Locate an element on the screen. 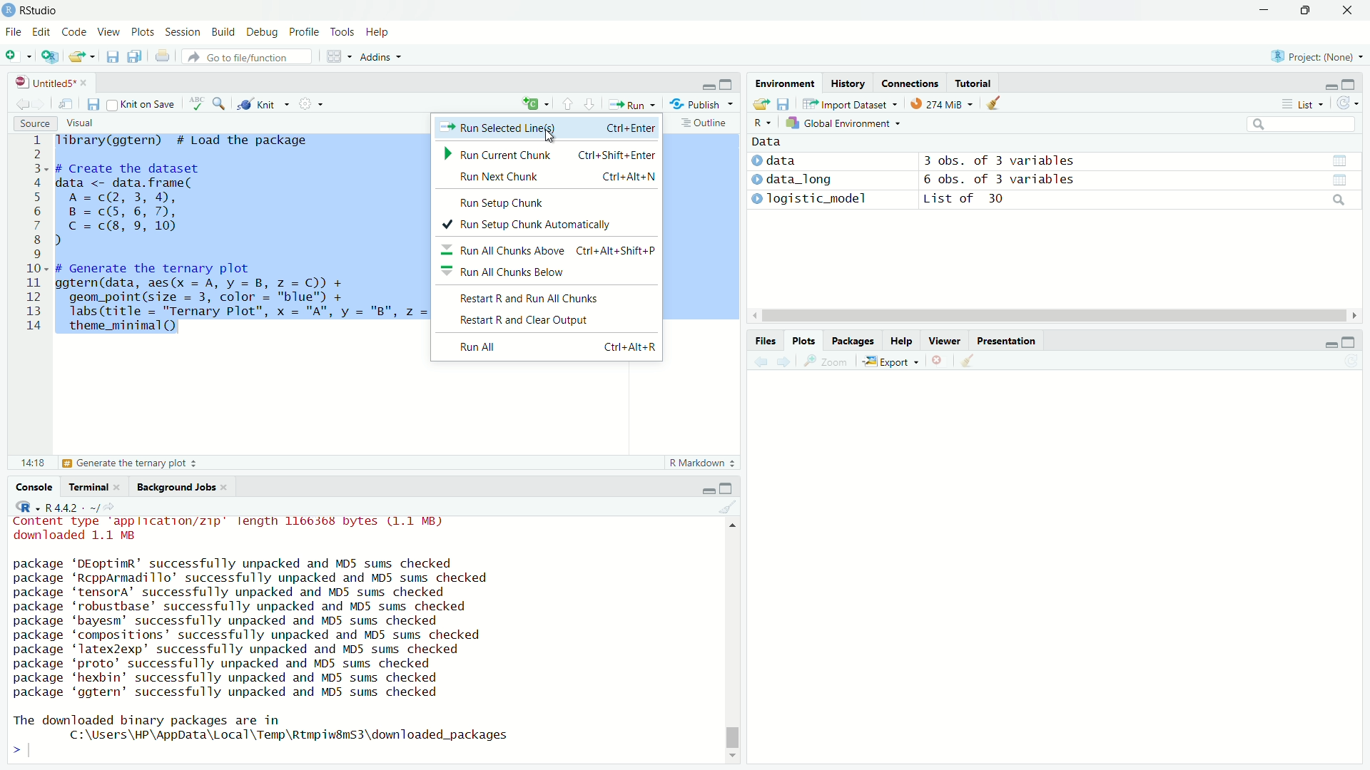  R~ is located at coordinates (761, 121).